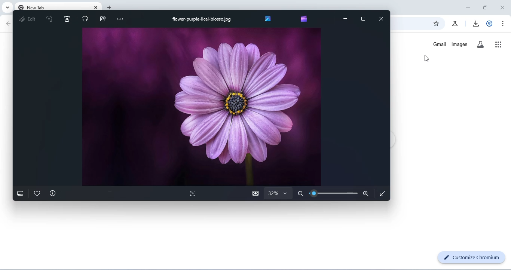 Image resolution: width=511 pixels, height=270 pixels. Describe the element at coordinates (305, 19) in the screenshot. I see `create video with Microsoft clipchamp` at that location.